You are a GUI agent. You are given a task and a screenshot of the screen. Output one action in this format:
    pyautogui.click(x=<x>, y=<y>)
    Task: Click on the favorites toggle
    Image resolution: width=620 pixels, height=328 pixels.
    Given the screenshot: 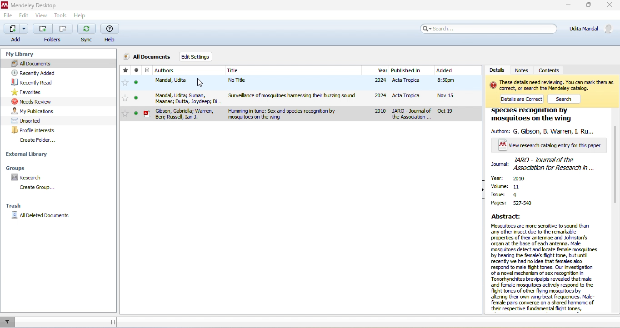 What is the action you would take?
    pyautogui.click(x=125, y=99)
    